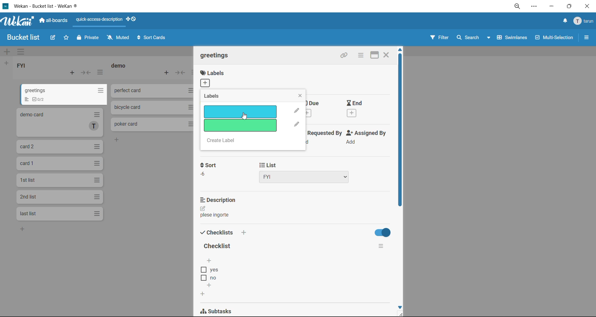 The height and width of the screenshot is (317, 596). What do you see at coordinates (210, 285) in the screenshot?
I see `add checklist options` at bounding box center [210, 285].